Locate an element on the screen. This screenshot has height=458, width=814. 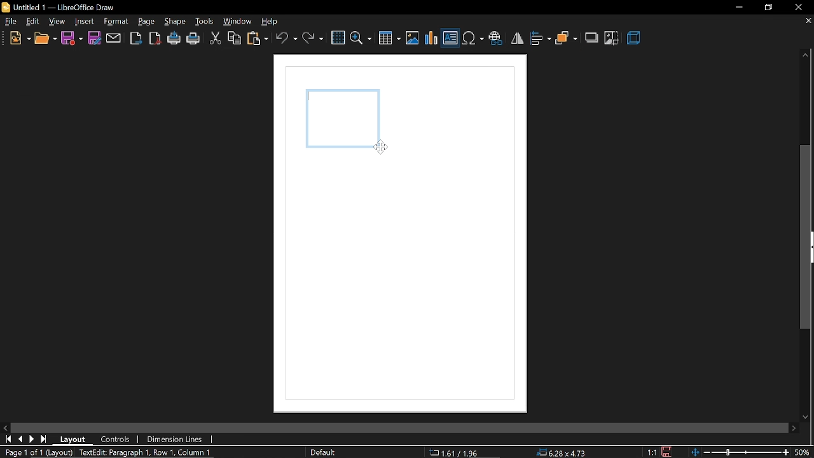
copy is located at coordinates (235, 39).